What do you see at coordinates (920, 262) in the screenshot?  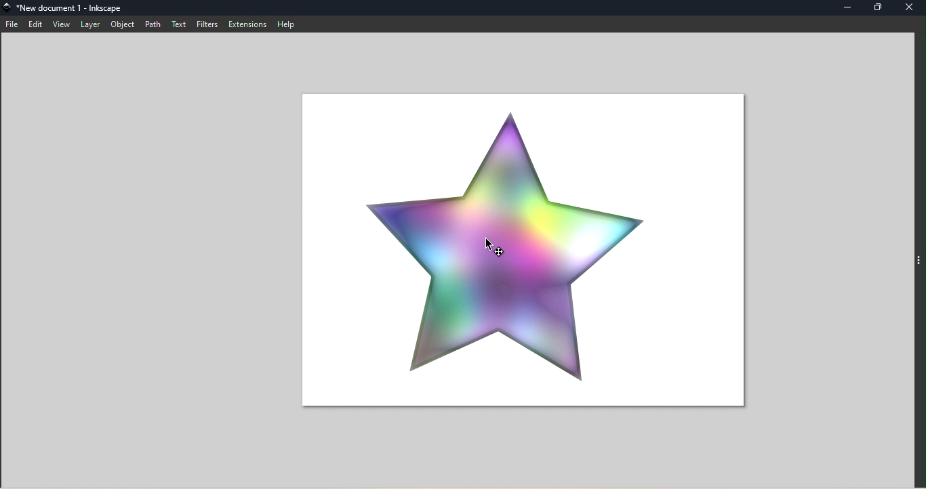 I see `Toggle command panel` at bounding box center [920, 262].